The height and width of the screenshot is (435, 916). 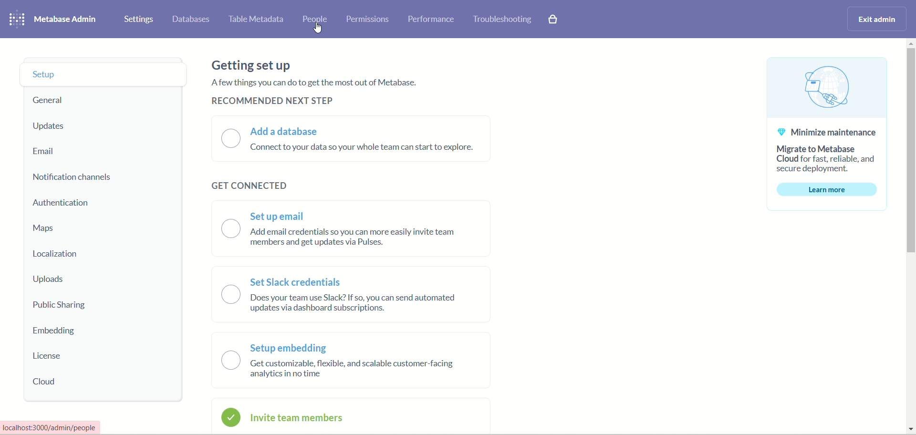 I want to click on set up email, so click(x=282, y=217).